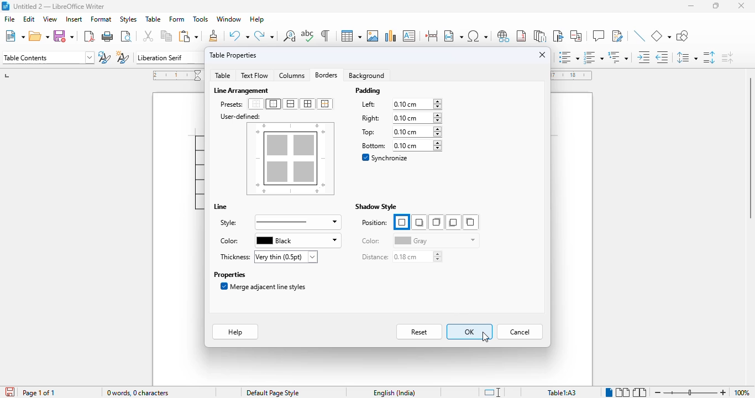  Describe the element at coordinates (104, 57) in the screenshot. I see `update new selection` at that location.